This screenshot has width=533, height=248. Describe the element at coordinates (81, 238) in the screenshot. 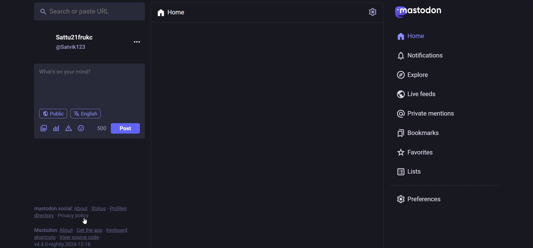

I see `source code` at that location.